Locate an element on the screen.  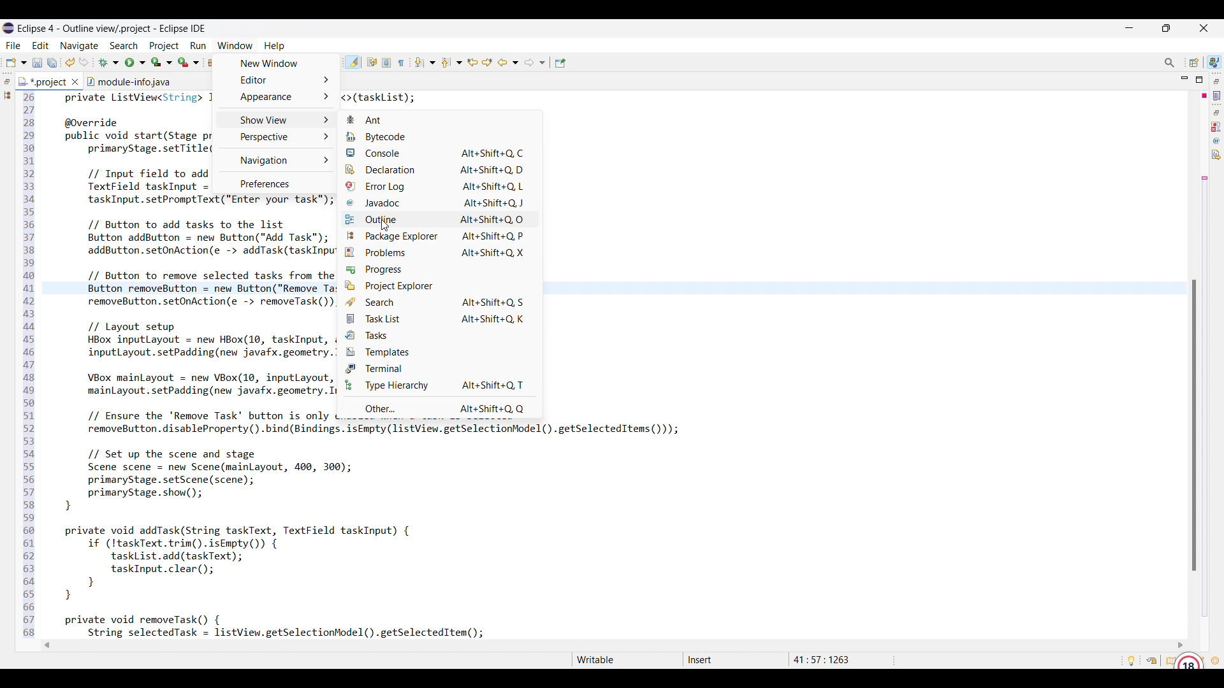
What's new is located at coordinates (1215, 661).